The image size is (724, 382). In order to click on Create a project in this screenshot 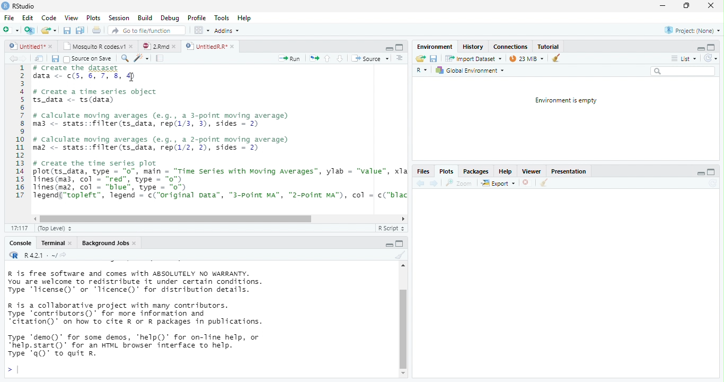, I will do `click(29, 30)`.